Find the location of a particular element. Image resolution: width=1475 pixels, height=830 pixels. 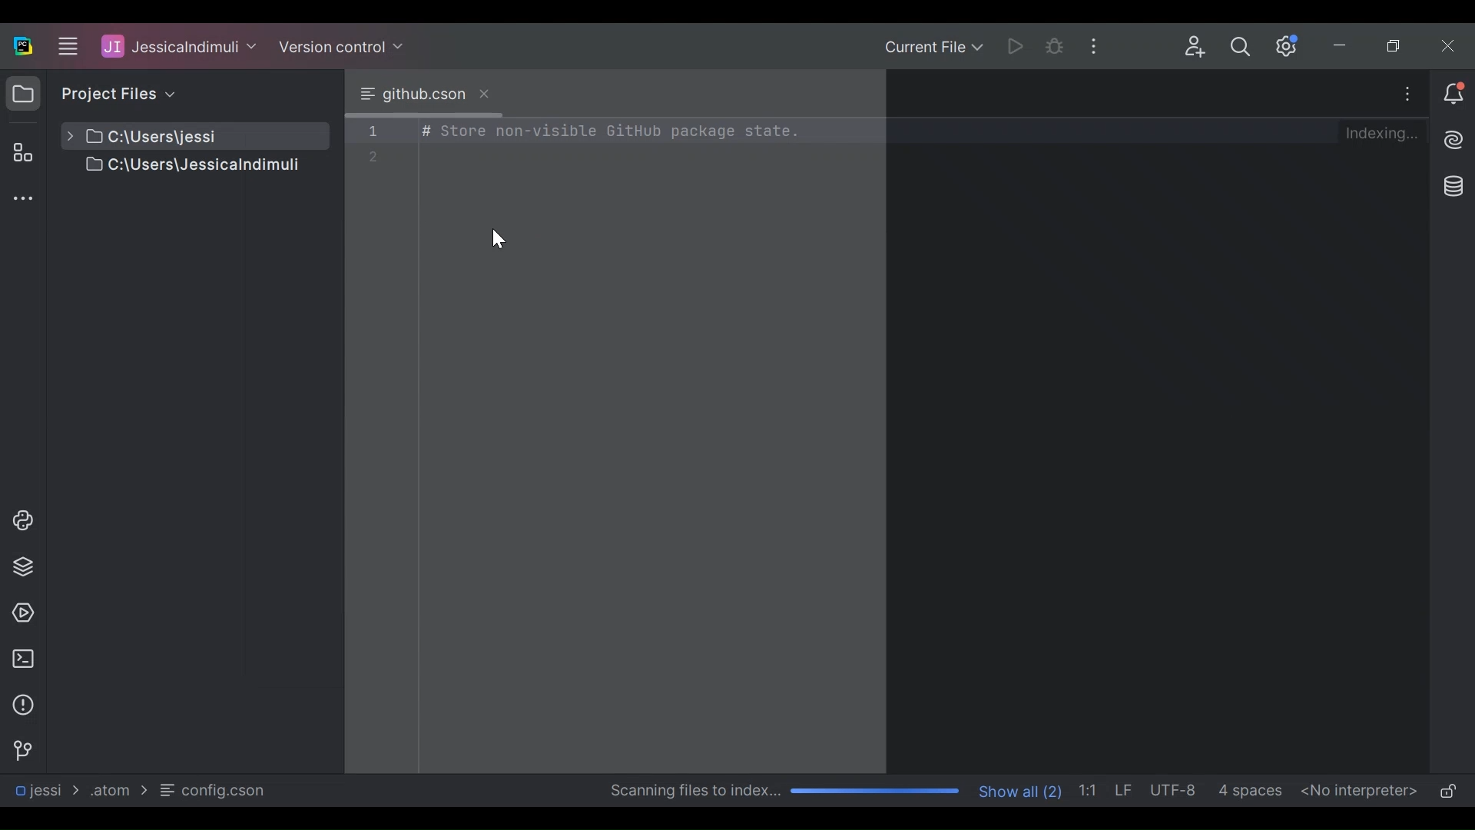

Bug is located at coordinates (1055, 45).